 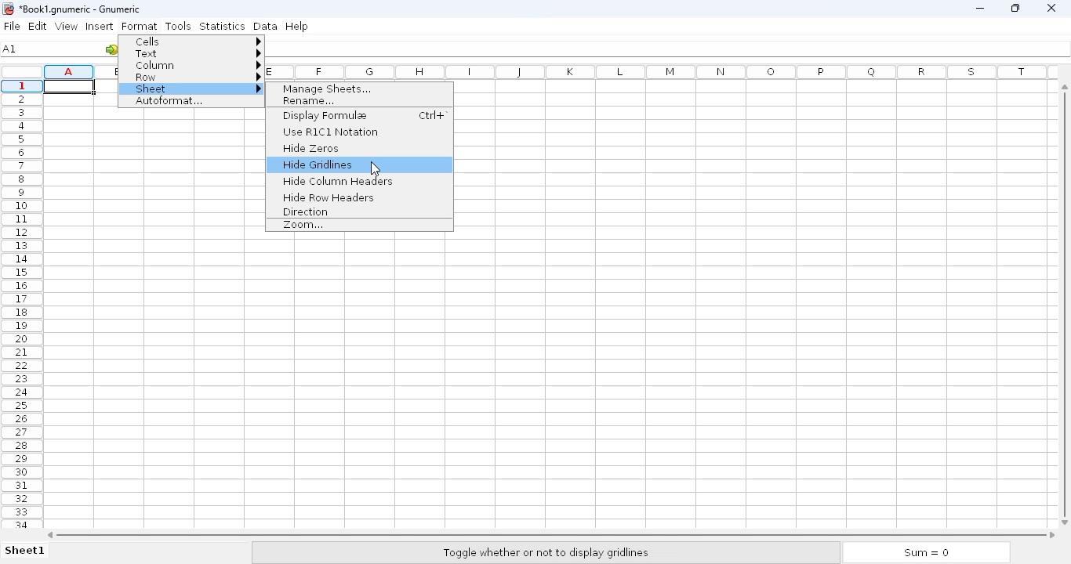 I want to click on *Book1.gnumeric - Gnumeric, so click(x=87, y=9).